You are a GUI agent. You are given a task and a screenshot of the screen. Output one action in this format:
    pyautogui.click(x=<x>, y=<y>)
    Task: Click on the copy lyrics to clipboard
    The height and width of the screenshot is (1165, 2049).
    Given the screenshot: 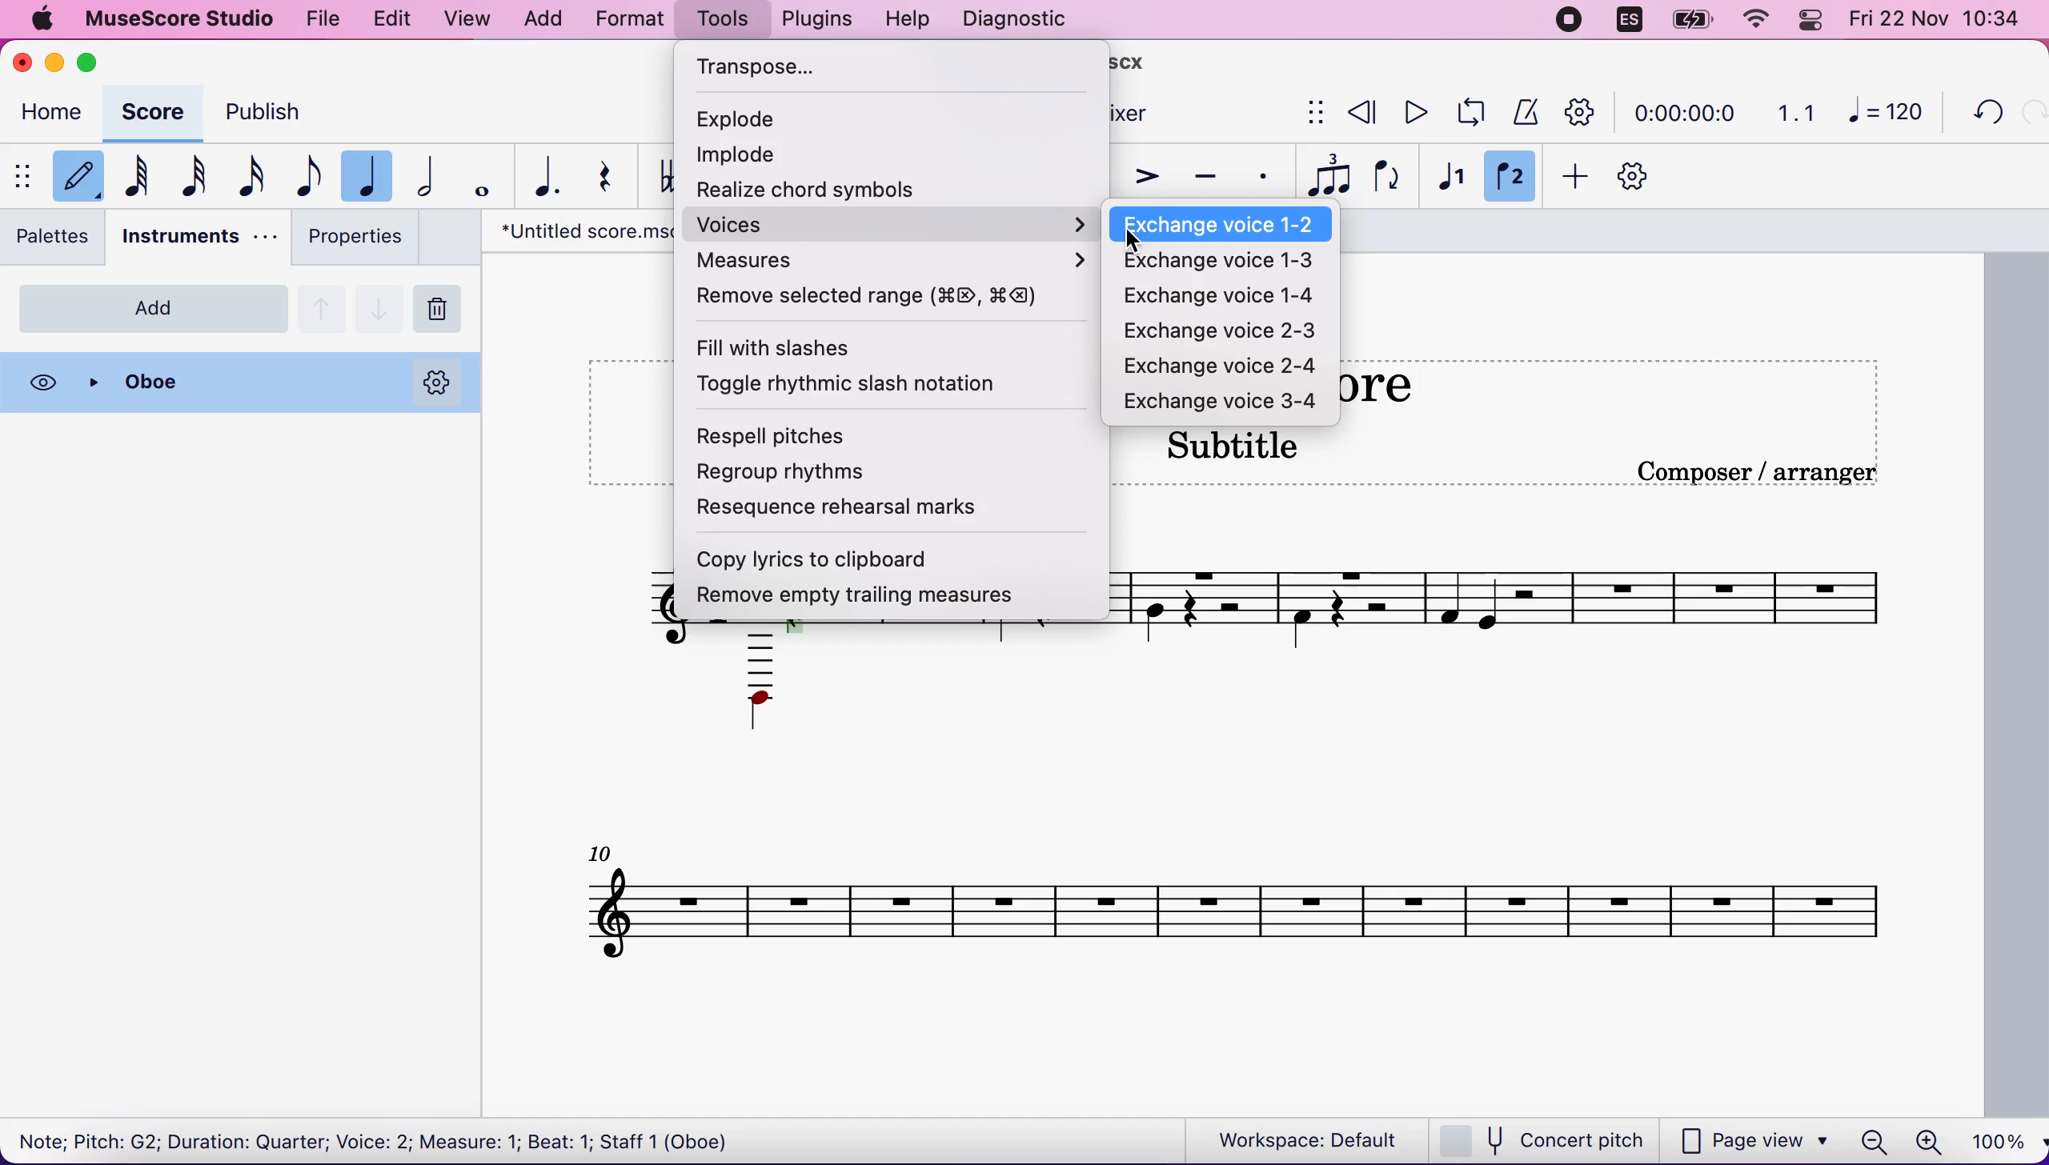 What is the action you would take?
    pyautogui.click(x=839, y=557)
    